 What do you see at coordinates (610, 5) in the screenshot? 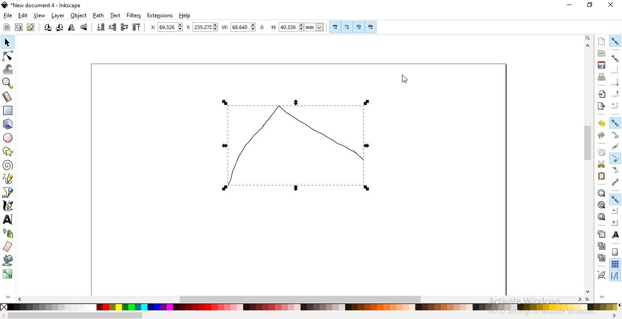
I see `close` at bounding box center [610, 5].